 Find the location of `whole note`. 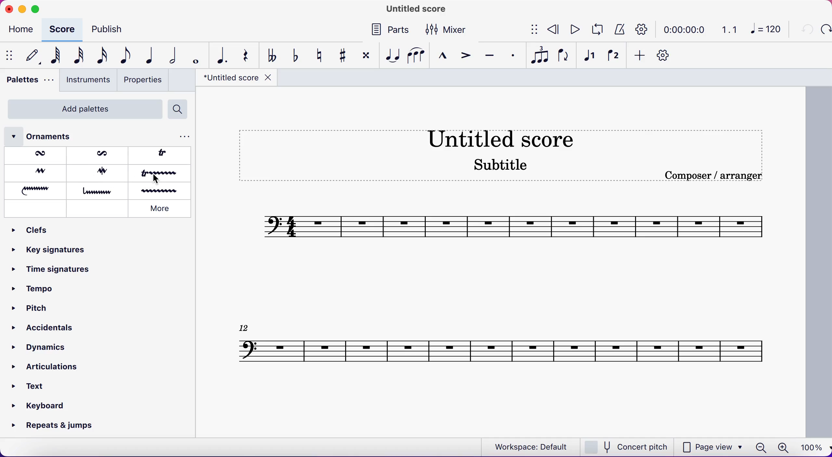

whole note is located at coordinates (194, 56).